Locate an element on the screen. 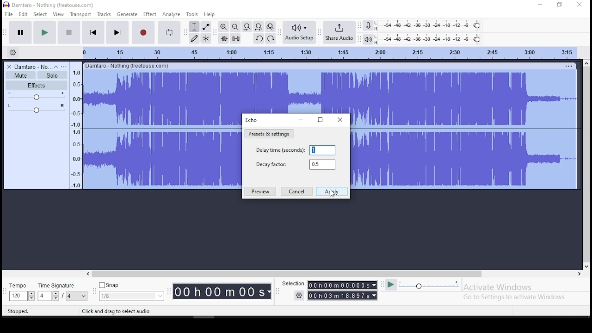 The height and width of the screenshot is (333, 592). Drop down is located at coordinates (160, 295).